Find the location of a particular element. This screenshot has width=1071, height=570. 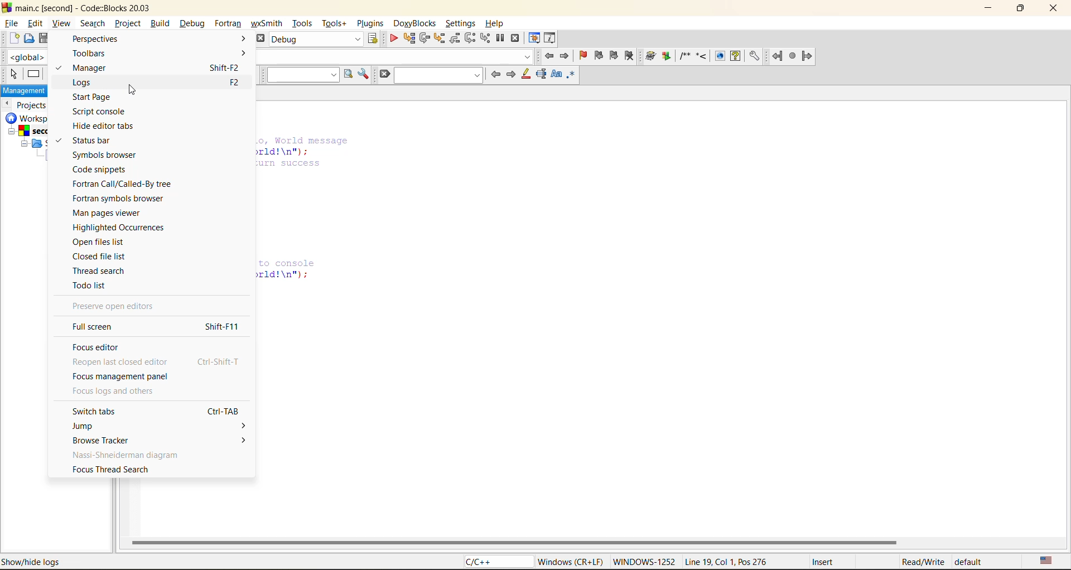

focus editor is located at coordinates (97, 346).